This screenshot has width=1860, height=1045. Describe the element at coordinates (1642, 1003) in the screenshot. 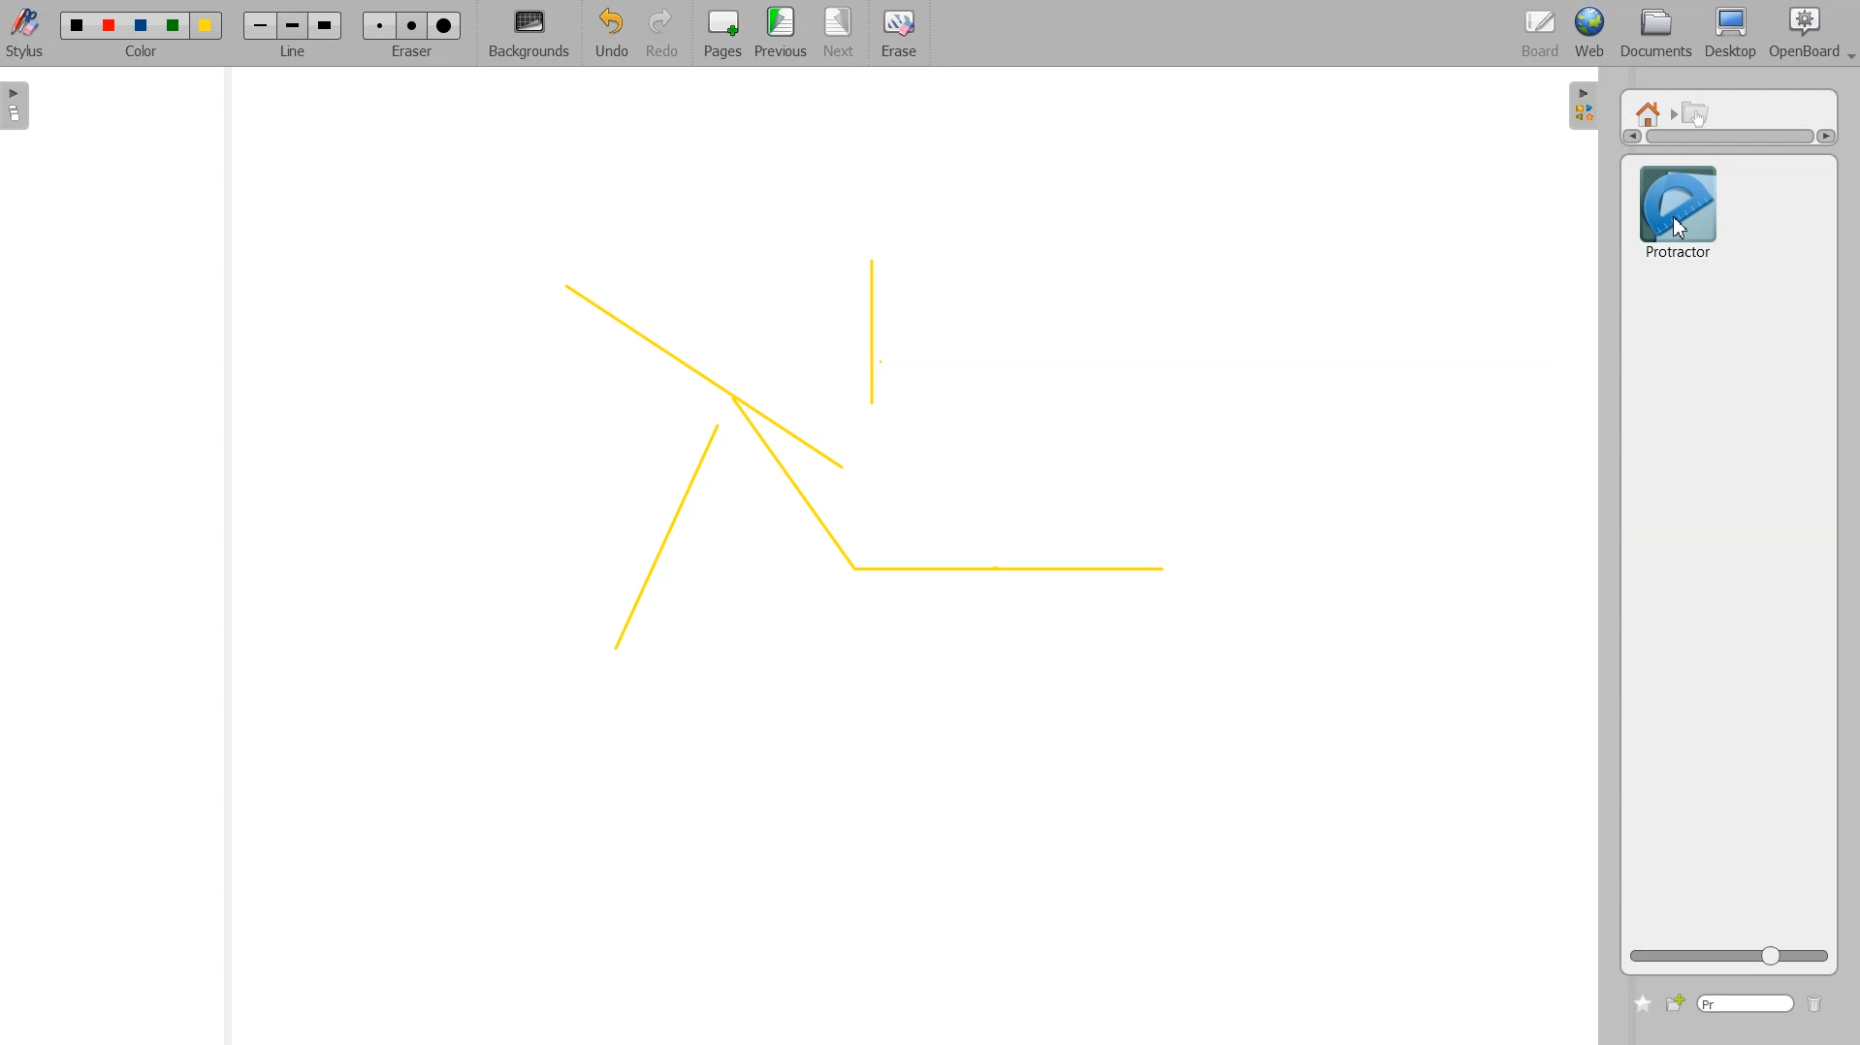

I see `Add to favorite` at that location.